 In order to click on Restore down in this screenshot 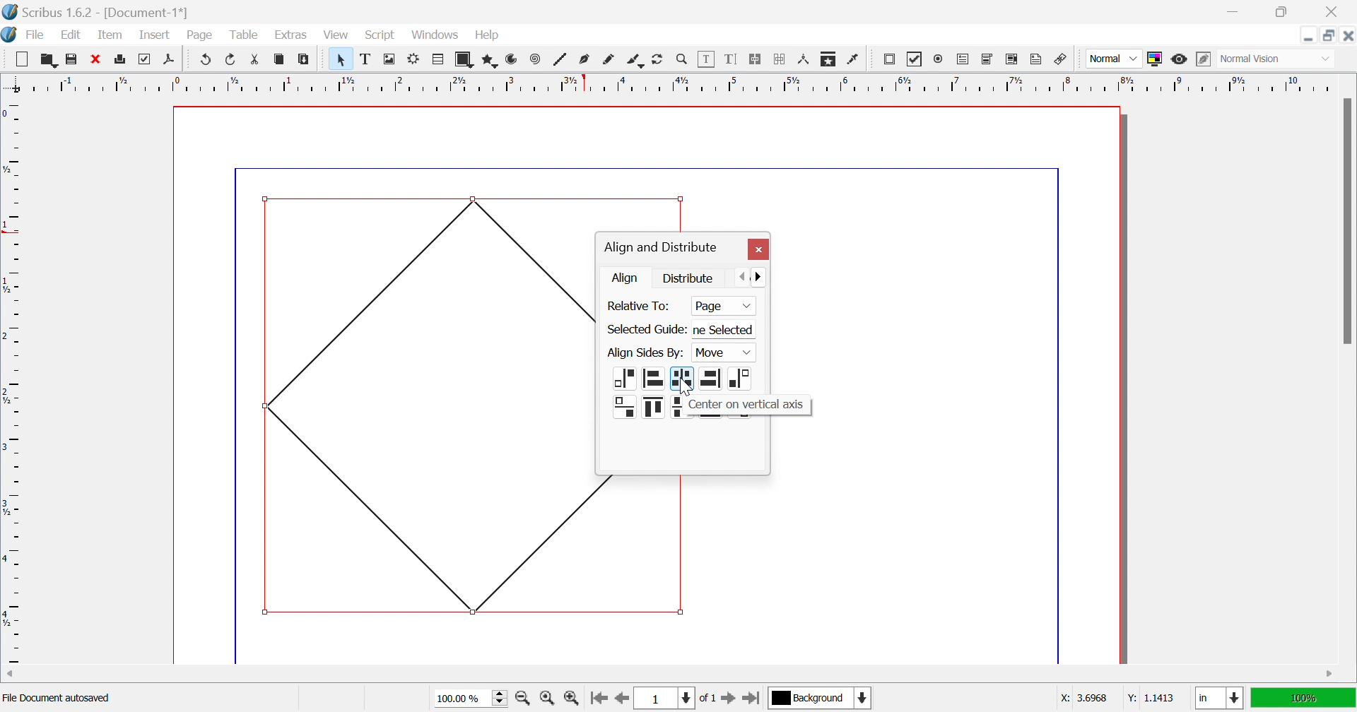, I will do `click(1280, 12)`.